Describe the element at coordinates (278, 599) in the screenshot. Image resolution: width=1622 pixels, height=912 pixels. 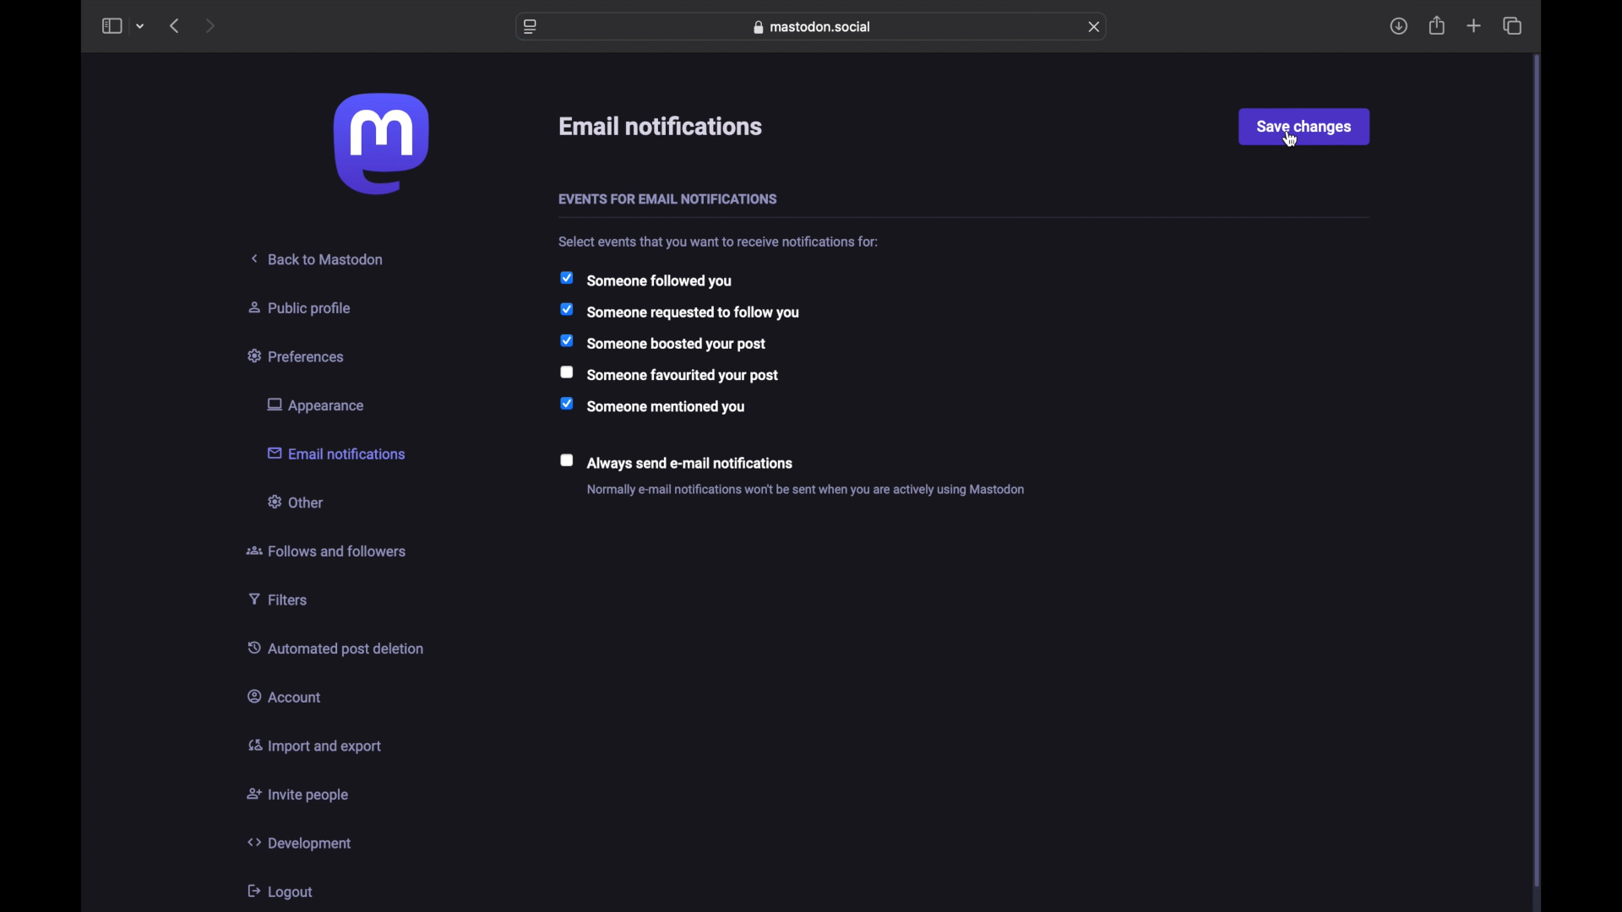
I see `filters` at that location.